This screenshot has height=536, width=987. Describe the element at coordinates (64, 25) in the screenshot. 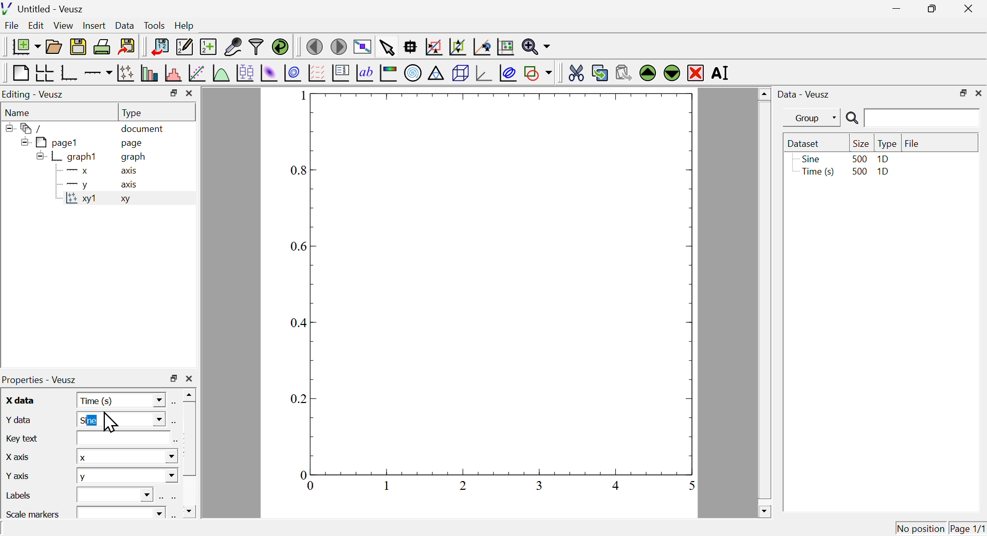

I see `view` at that location.